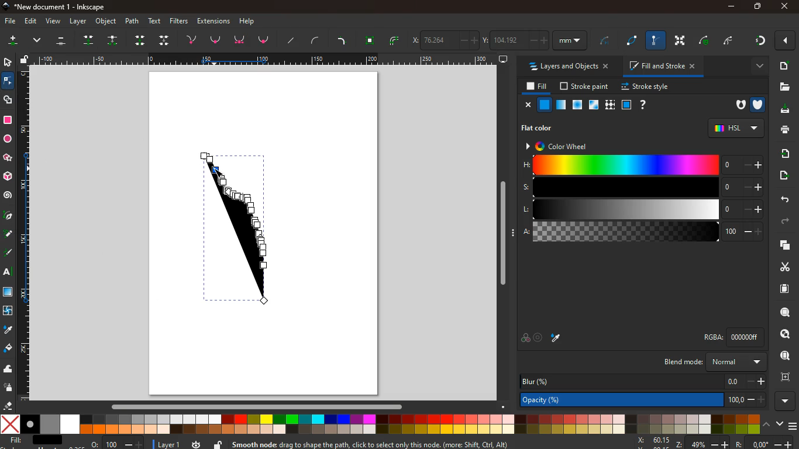 This screenshot has width=799, height=449. What do you see at coordinates (9, 158) in the screenshot?
I see `star` at bounding box center [9, 158].